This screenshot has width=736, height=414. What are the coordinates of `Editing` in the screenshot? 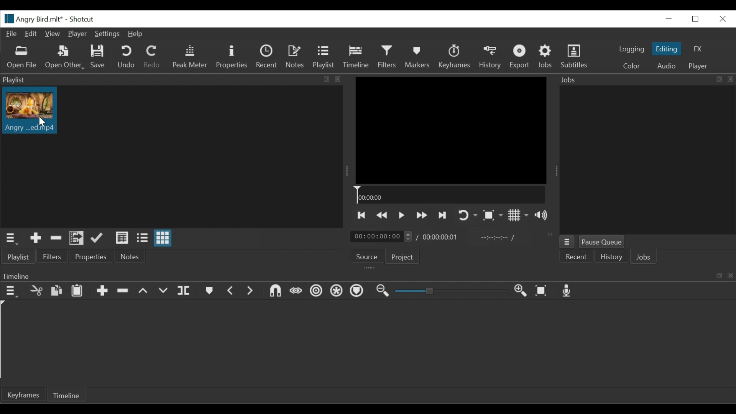 It's located at (667, 49).